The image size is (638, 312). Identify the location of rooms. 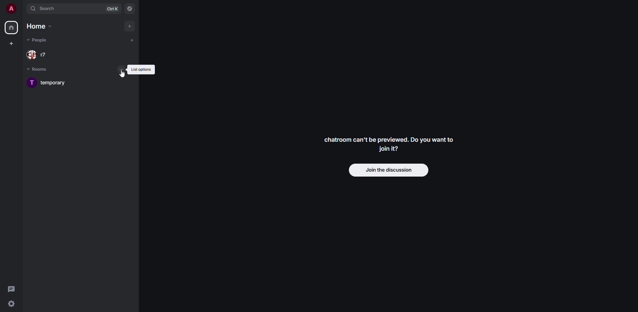
(39, 69).